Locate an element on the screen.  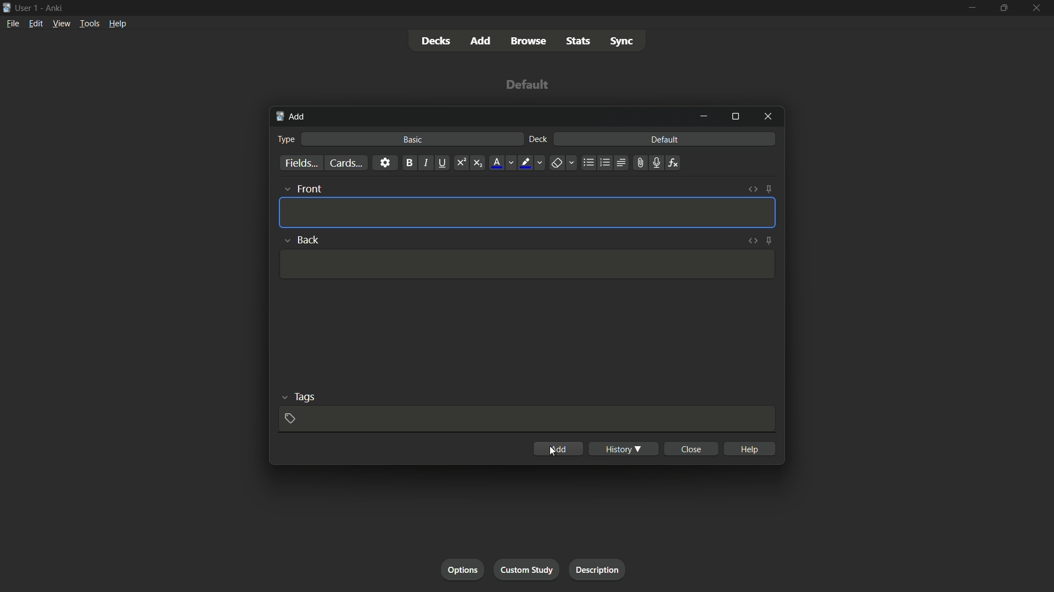
tools is located at coordinates (88, 25).